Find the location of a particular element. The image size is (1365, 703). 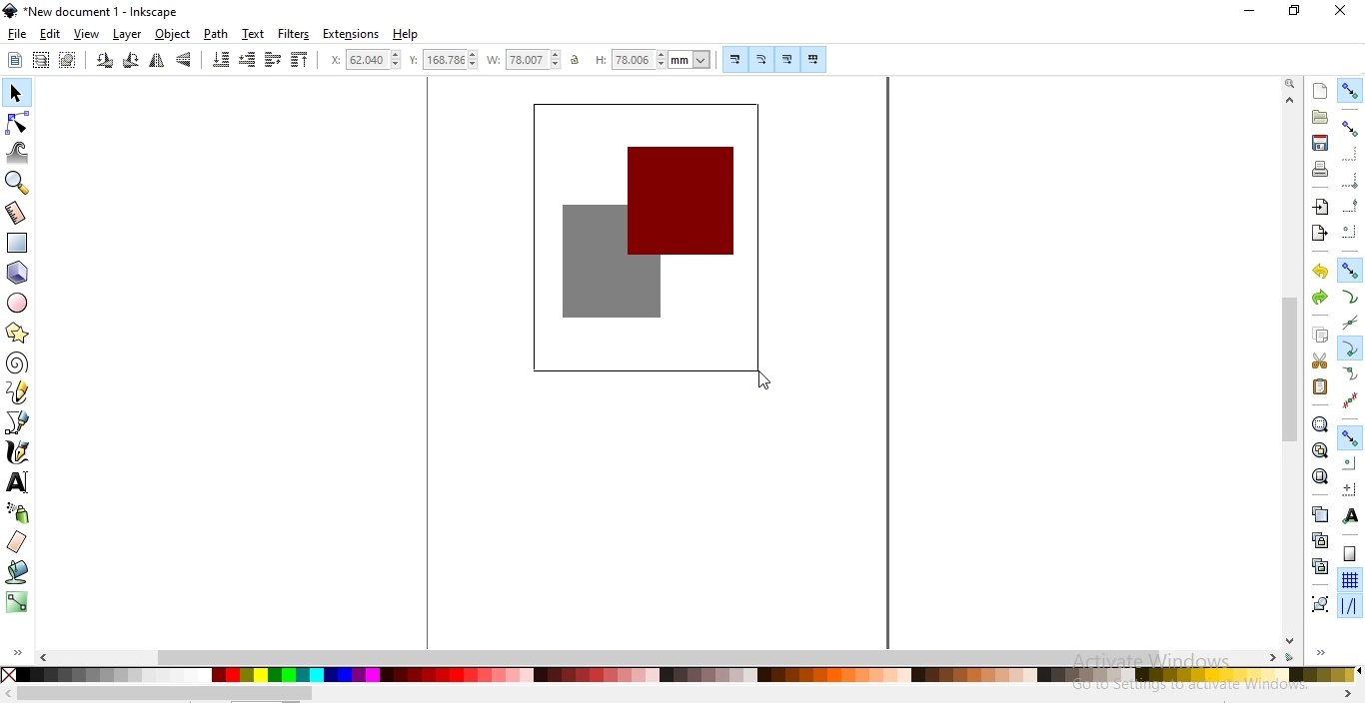

zoom is located at coordinates (1290, 84).